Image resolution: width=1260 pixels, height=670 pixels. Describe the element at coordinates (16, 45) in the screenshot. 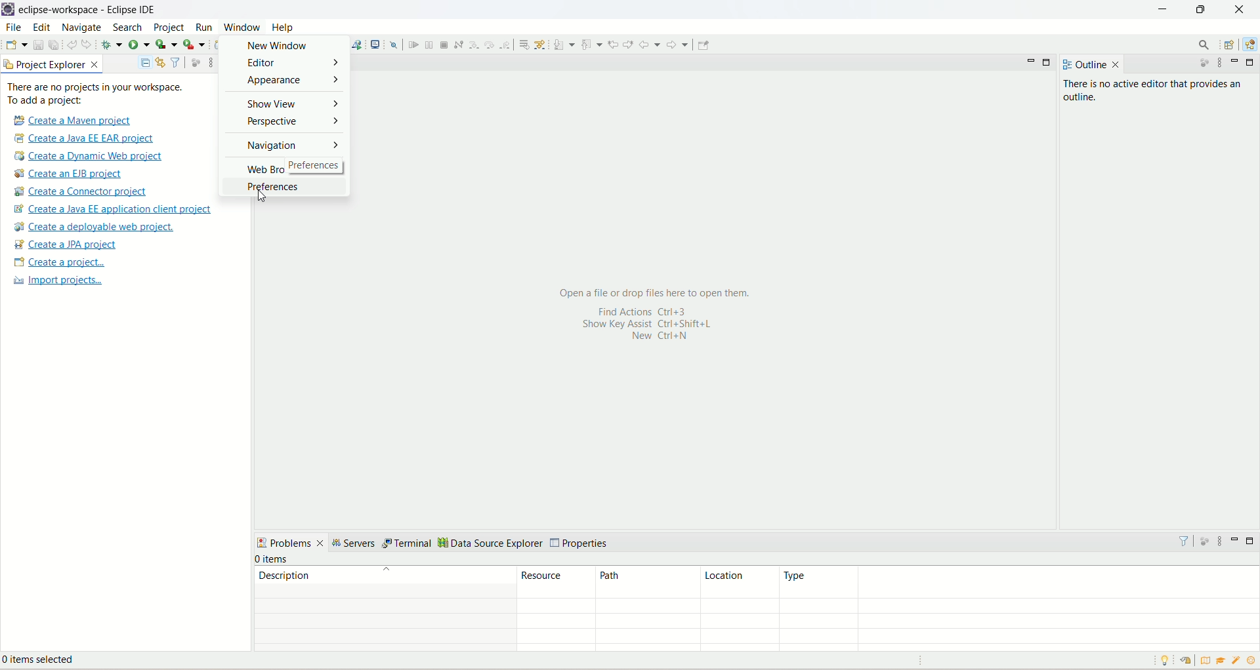

I see `new` at that location.